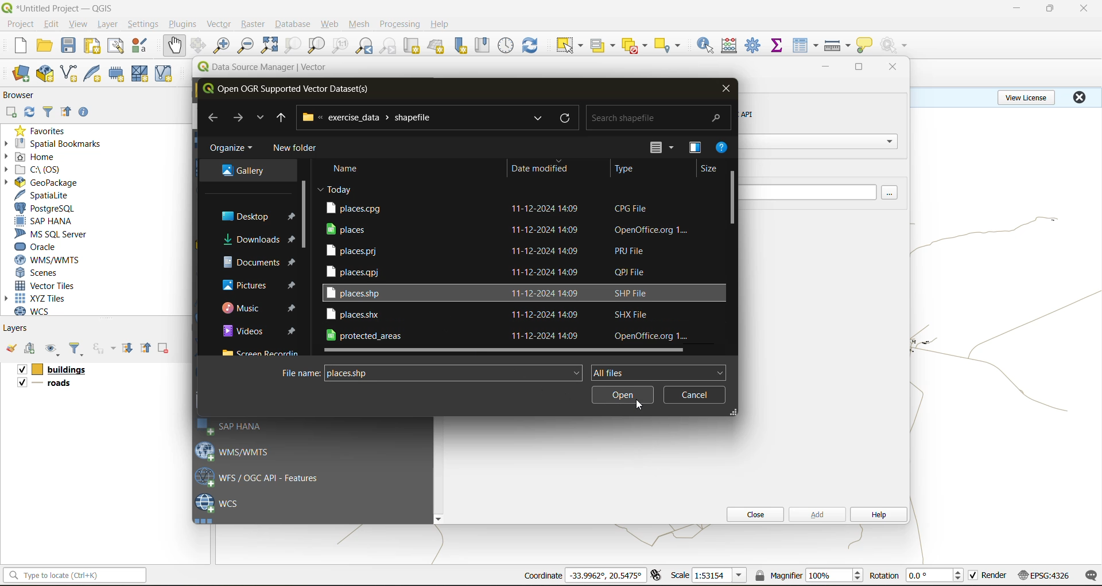 The image size is (1102, 586). Describe the element at coordinates (636, 46) in the screenshot. I see `deselect value` at that location.